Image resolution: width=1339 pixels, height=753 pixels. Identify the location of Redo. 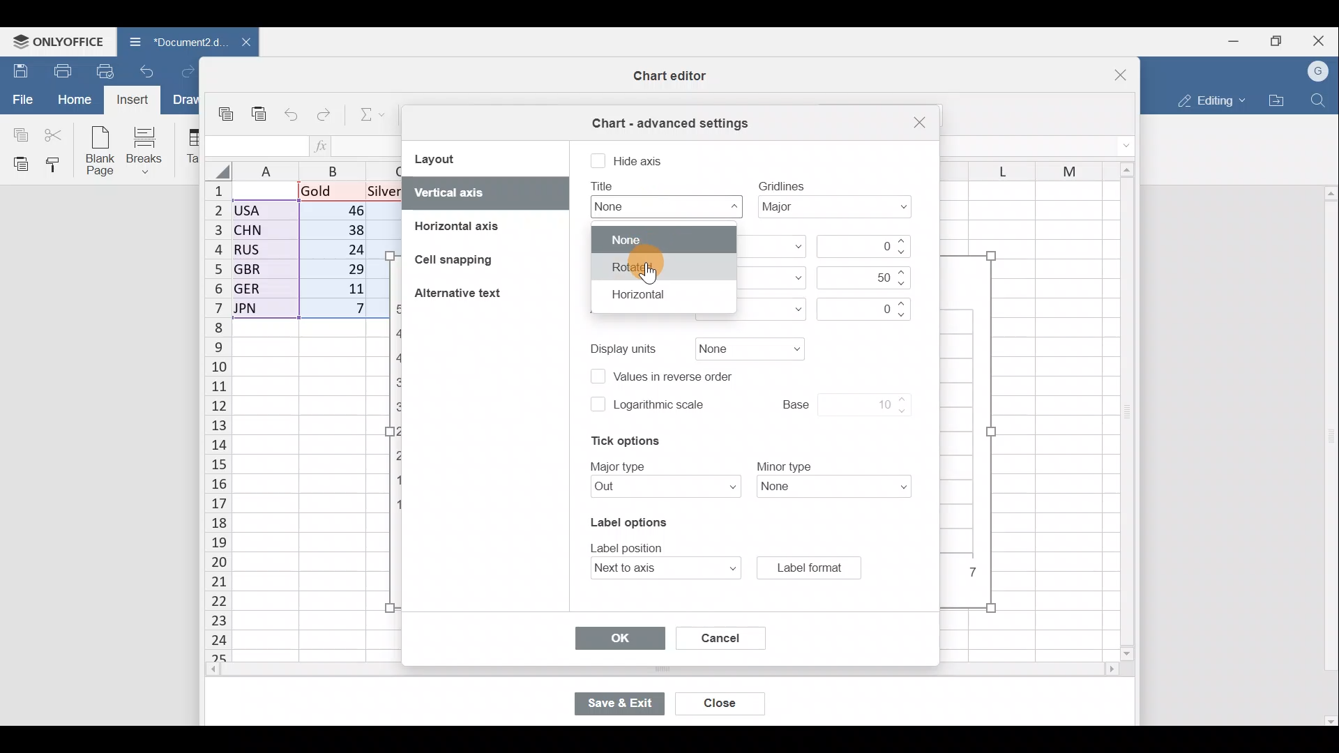
(188, 70).